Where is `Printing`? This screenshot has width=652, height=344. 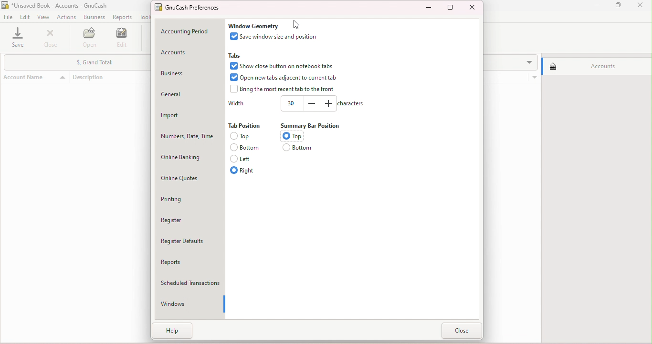
Printing is located at coordinates (190, 199).